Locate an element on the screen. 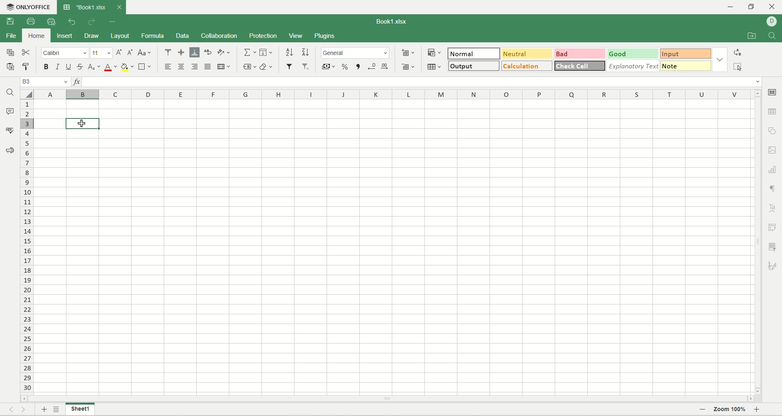  print is located at coordinates (31, 21).